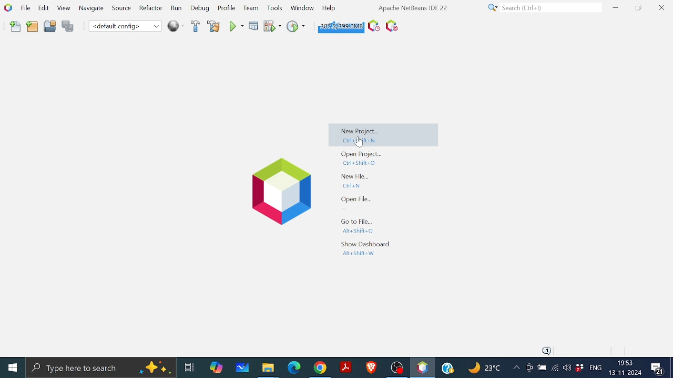 The height and width of the screenshot is (378, 673). Describe the element at coordinates (345, 367) in the screenshot. I see `Adobe reader` at that location.